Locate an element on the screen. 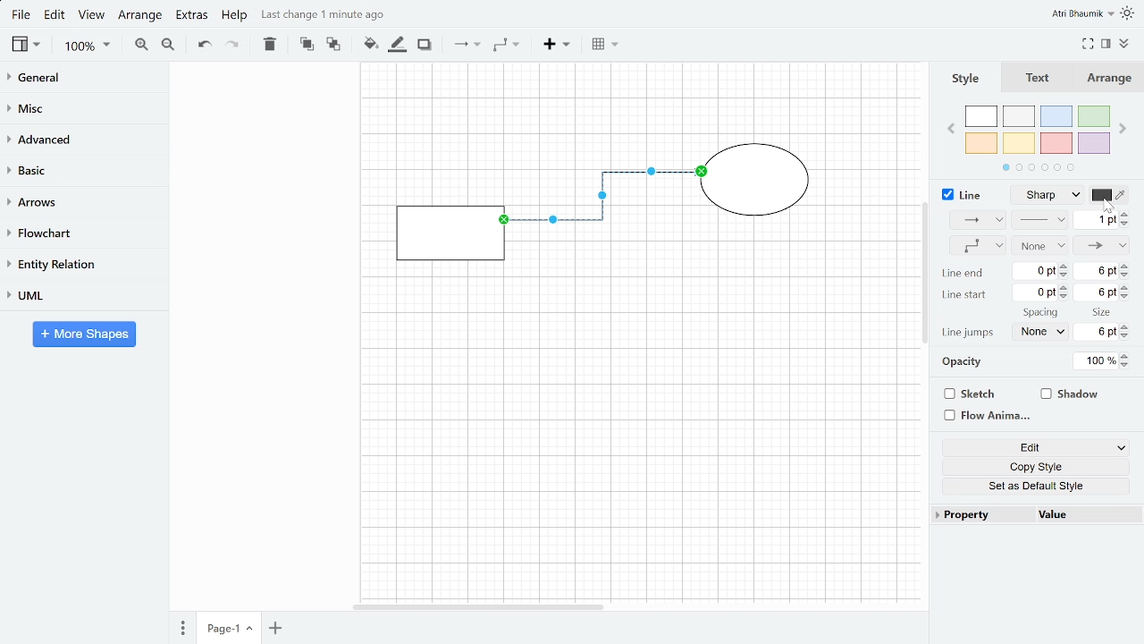 The height and width of the screenshot is (644, 1144). UML is located at coordinates (80, 295).